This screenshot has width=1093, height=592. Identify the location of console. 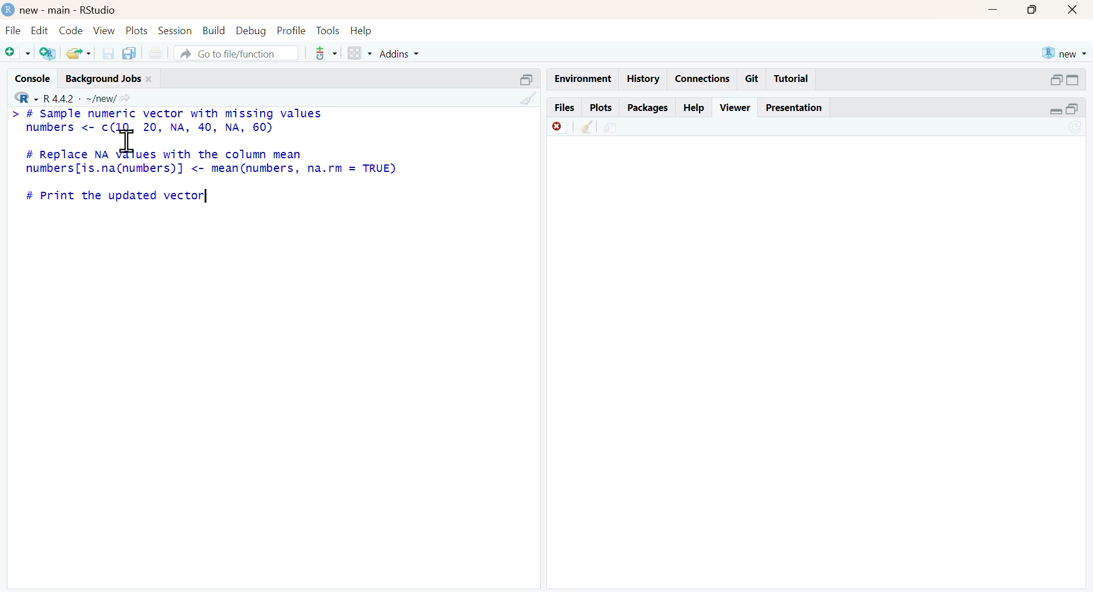
(33, 78).